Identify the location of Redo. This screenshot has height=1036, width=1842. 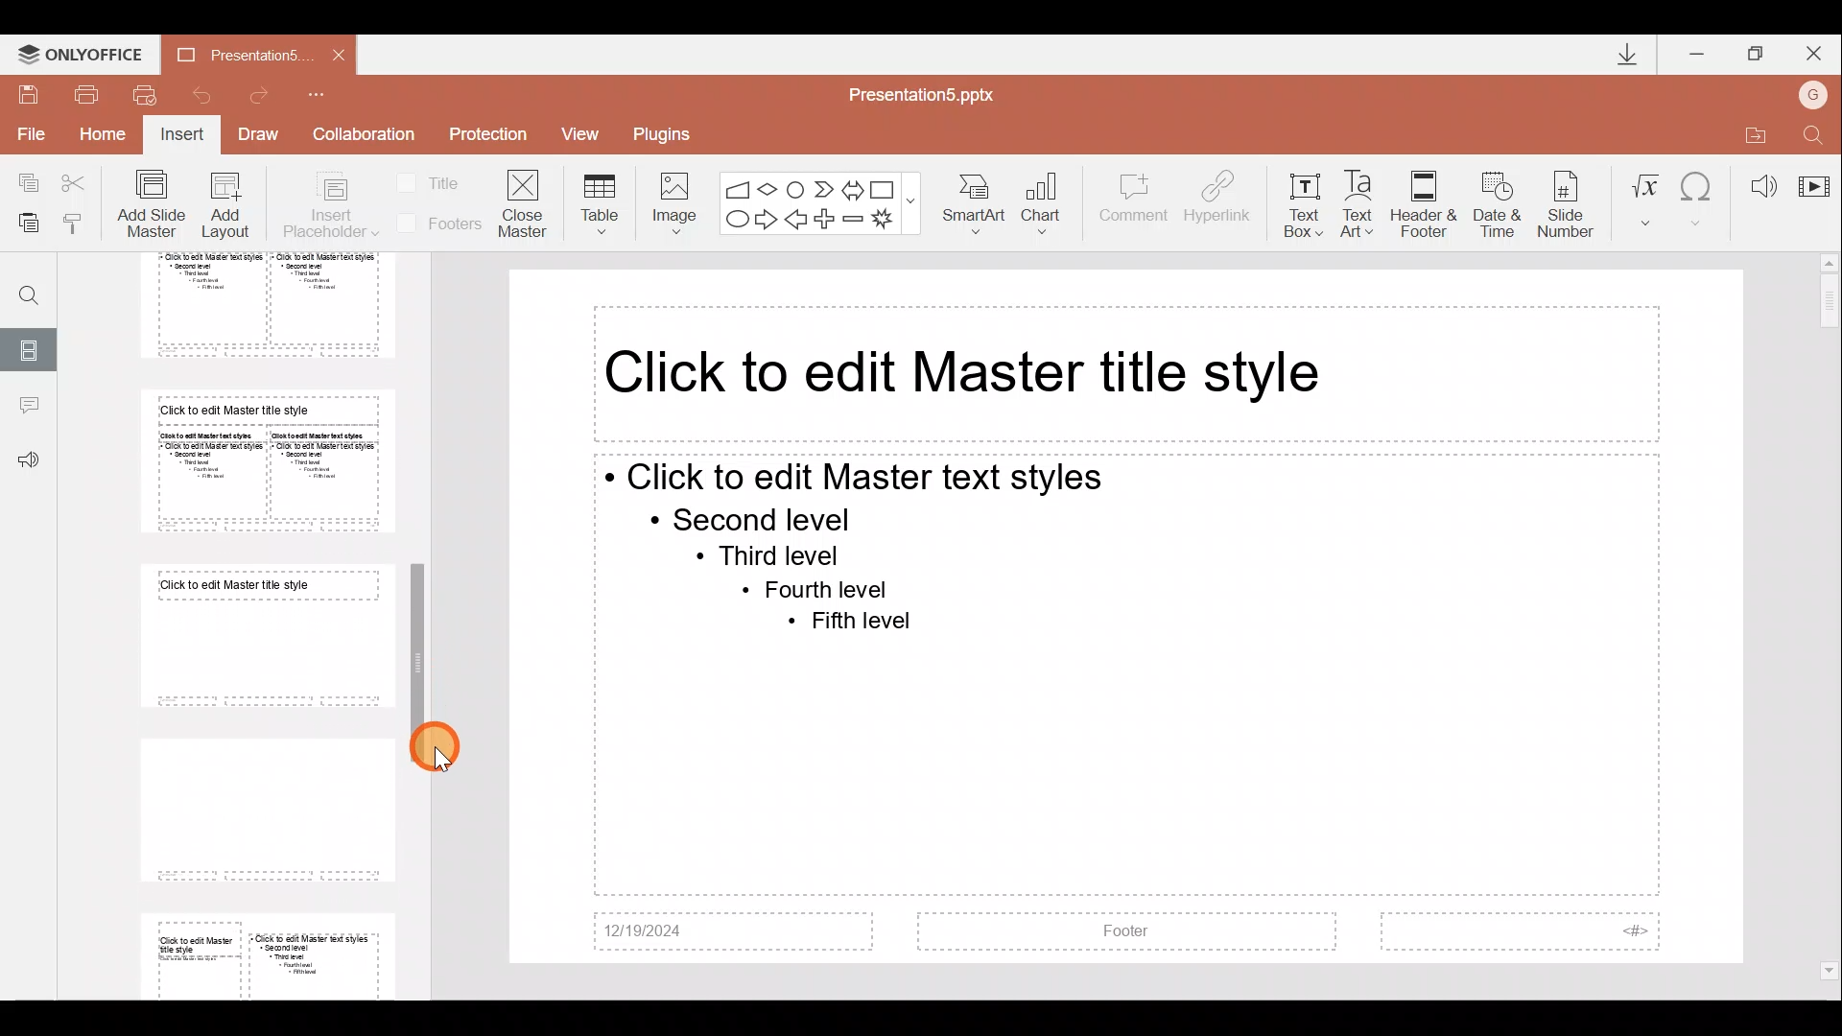
(267, 95).